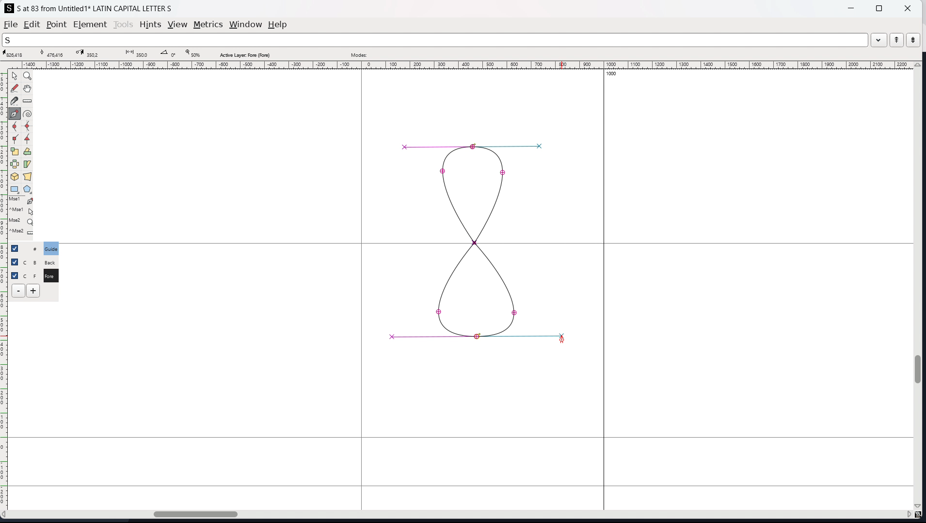  What do you see at coordinates (92, 53) in the screenshot?
I see `cursor destination coordinate` at bounding box center [92, 53].